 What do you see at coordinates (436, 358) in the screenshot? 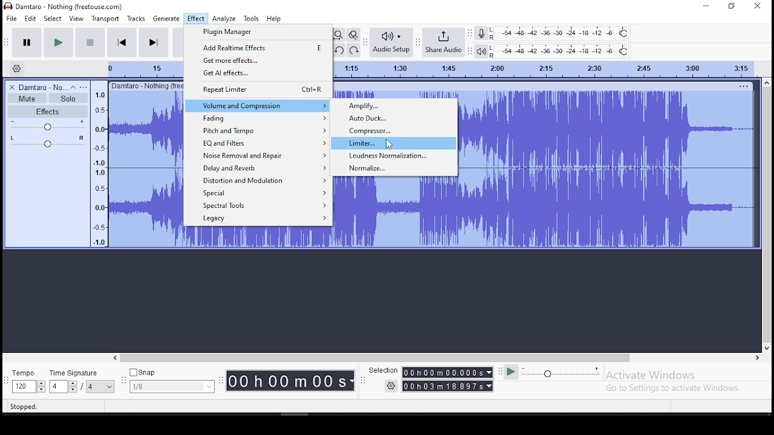
I see `scroll bar` at bounding box center [436, 358].